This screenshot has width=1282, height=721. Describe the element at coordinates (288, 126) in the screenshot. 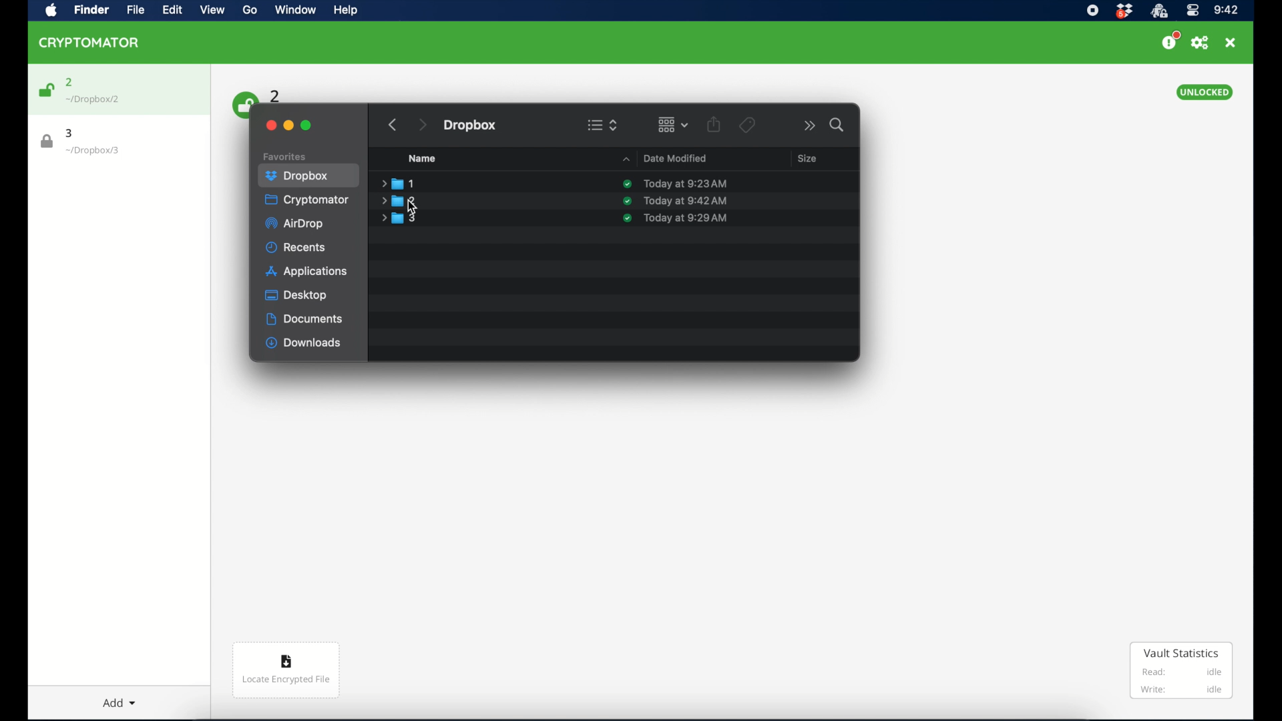

I see `minimize` at that location.